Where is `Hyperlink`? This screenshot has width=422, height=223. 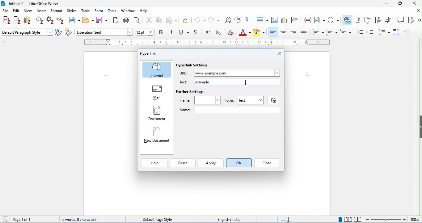 Hyperlink is located at coordinates (149, 53).